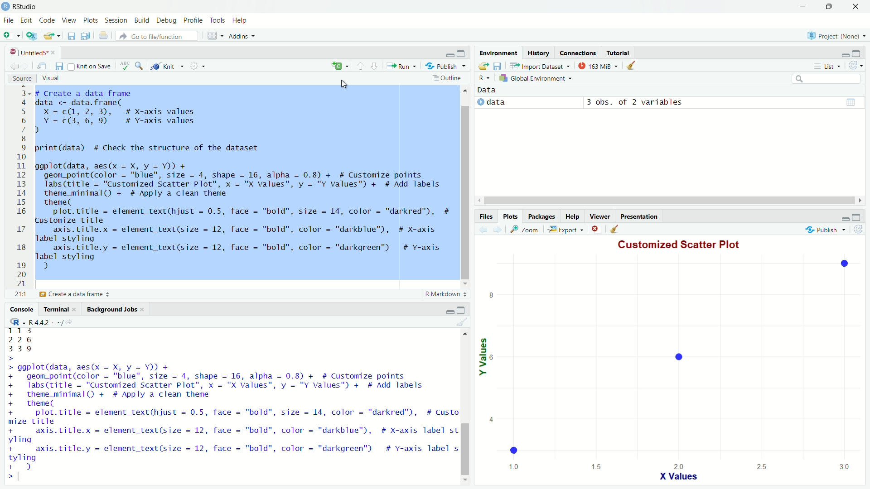 The height and width of the screenshot is (489, 870). Describe the element at coordinates (194, 21) in the screenshot. I see `Profile` at that location.